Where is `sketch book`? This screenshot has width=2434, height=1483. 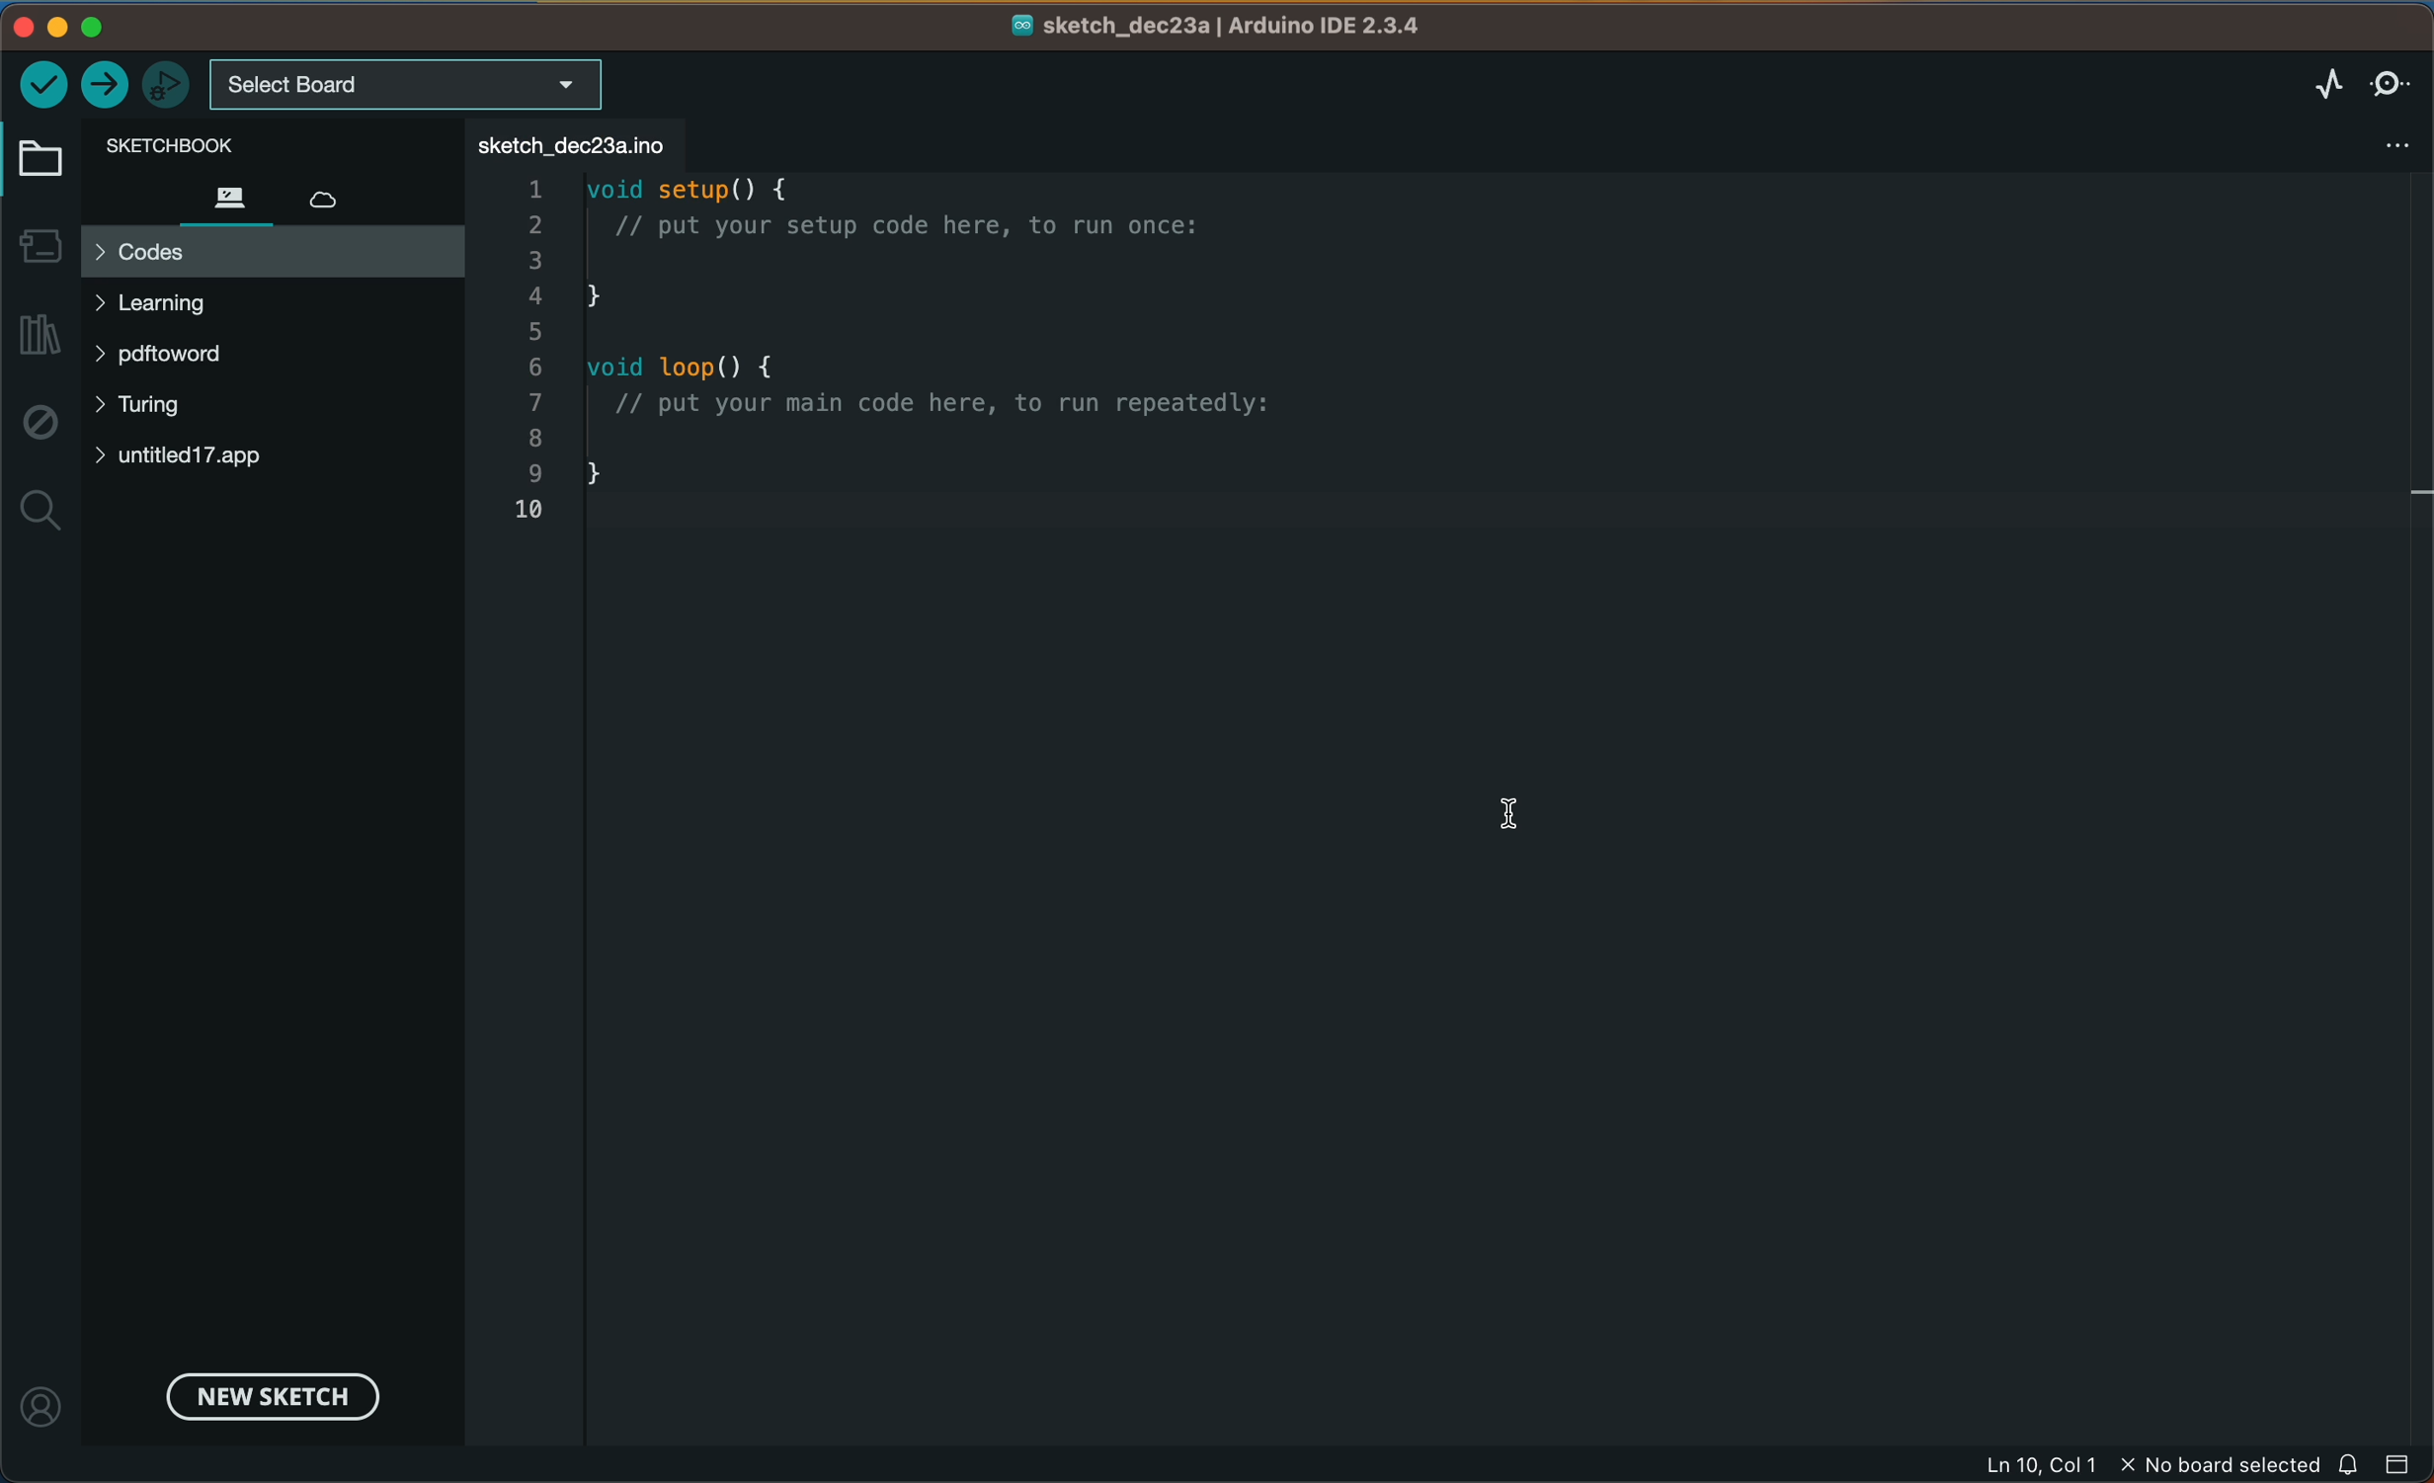 sketch book is located at coordinates (229, 144).